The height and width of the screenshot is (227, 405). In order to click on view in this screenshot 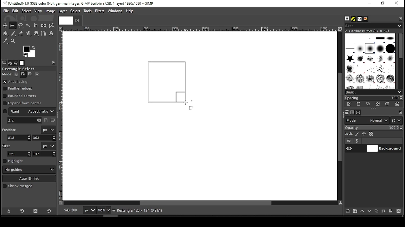, I will do `click(38, 11)`.